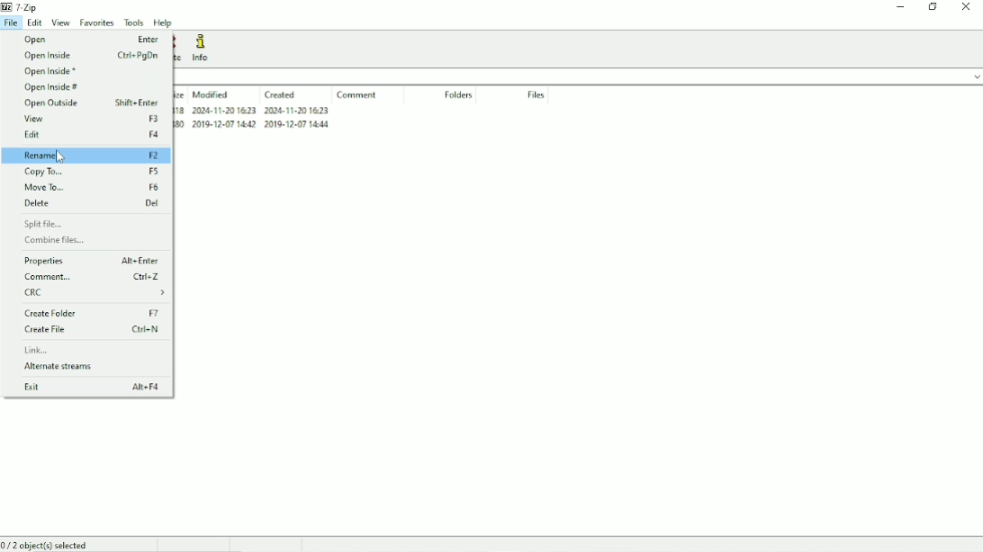  I want to click on Create File, so click(91, 329).